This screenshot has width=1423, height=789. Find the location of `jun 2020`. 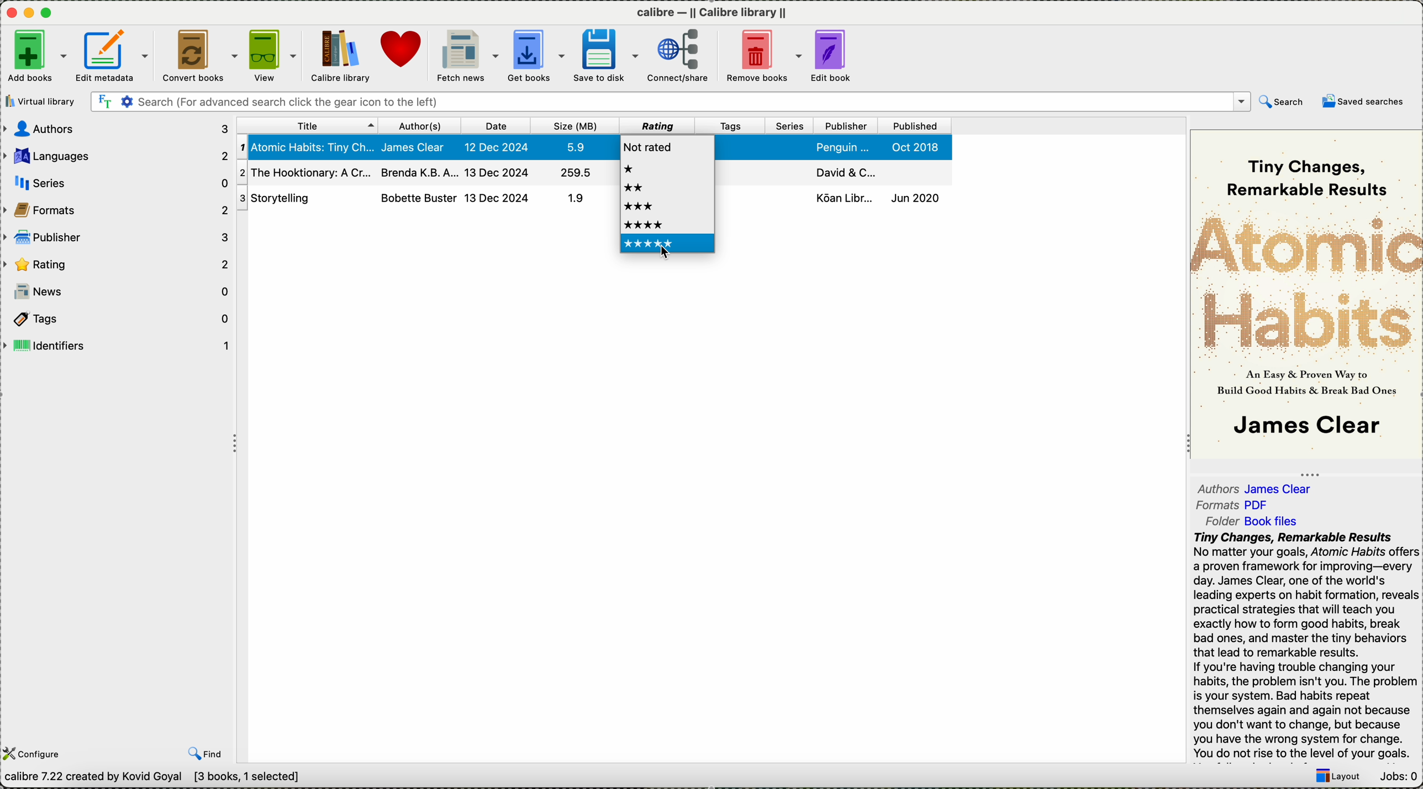

jun 2020 is located at coordinates (915, 197).